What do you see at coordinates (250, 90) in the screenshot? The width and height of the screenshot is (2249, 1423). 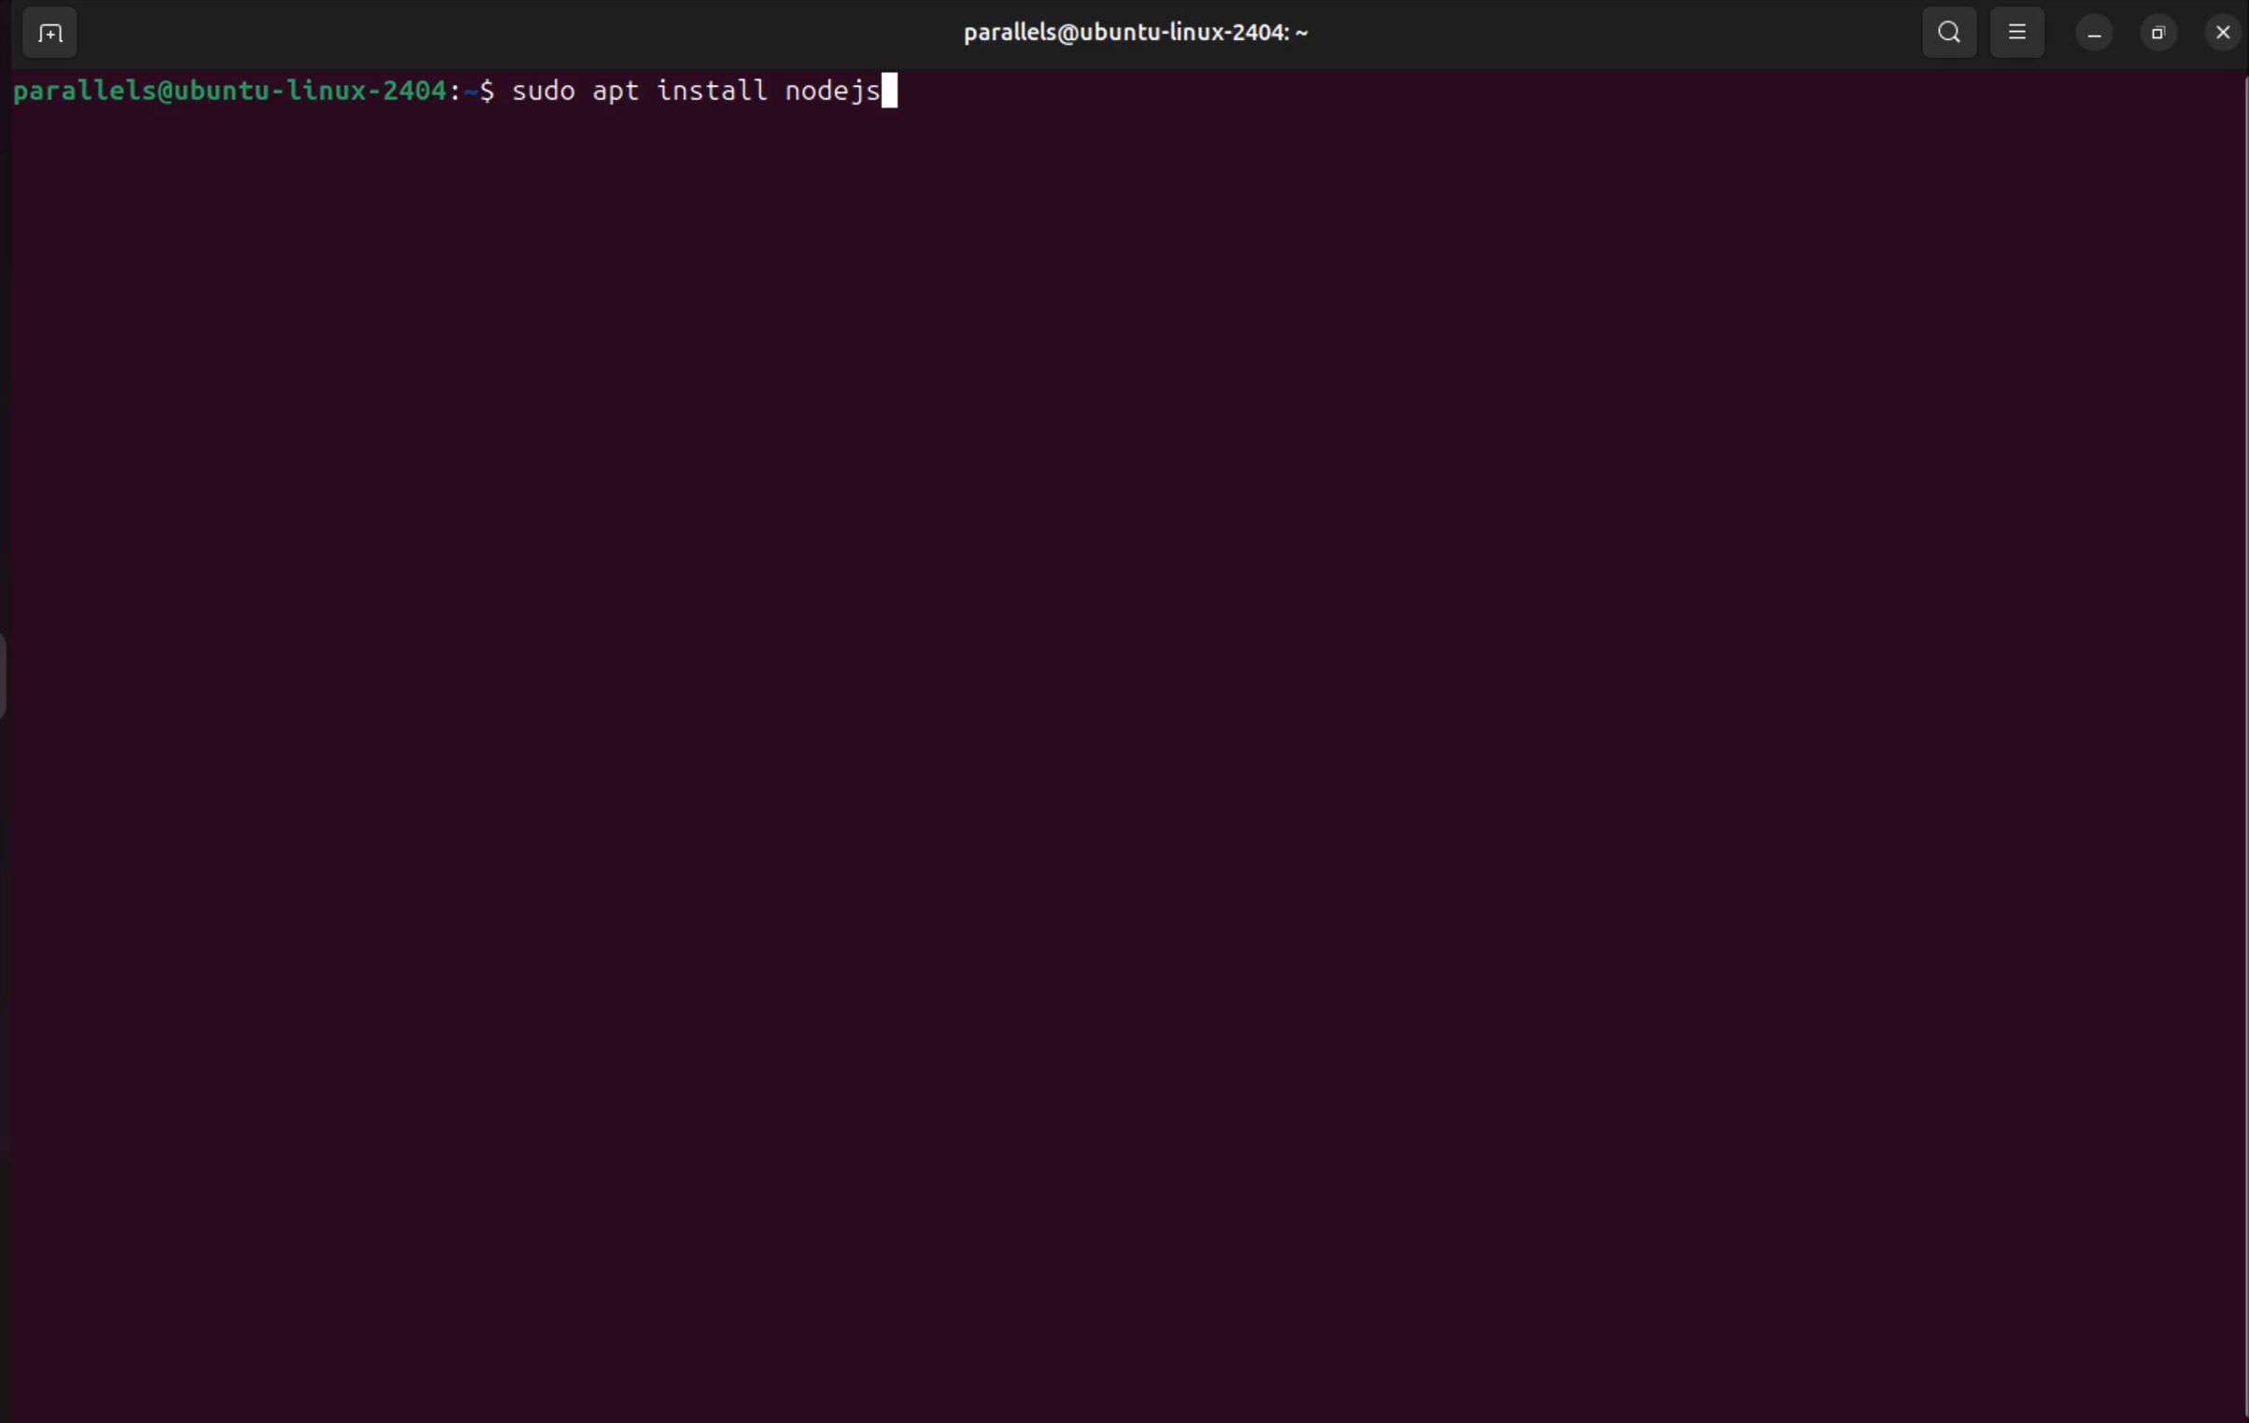 I see `parallels@ubuntu-linux-2404: ~$` at bounding box center [250, 90].